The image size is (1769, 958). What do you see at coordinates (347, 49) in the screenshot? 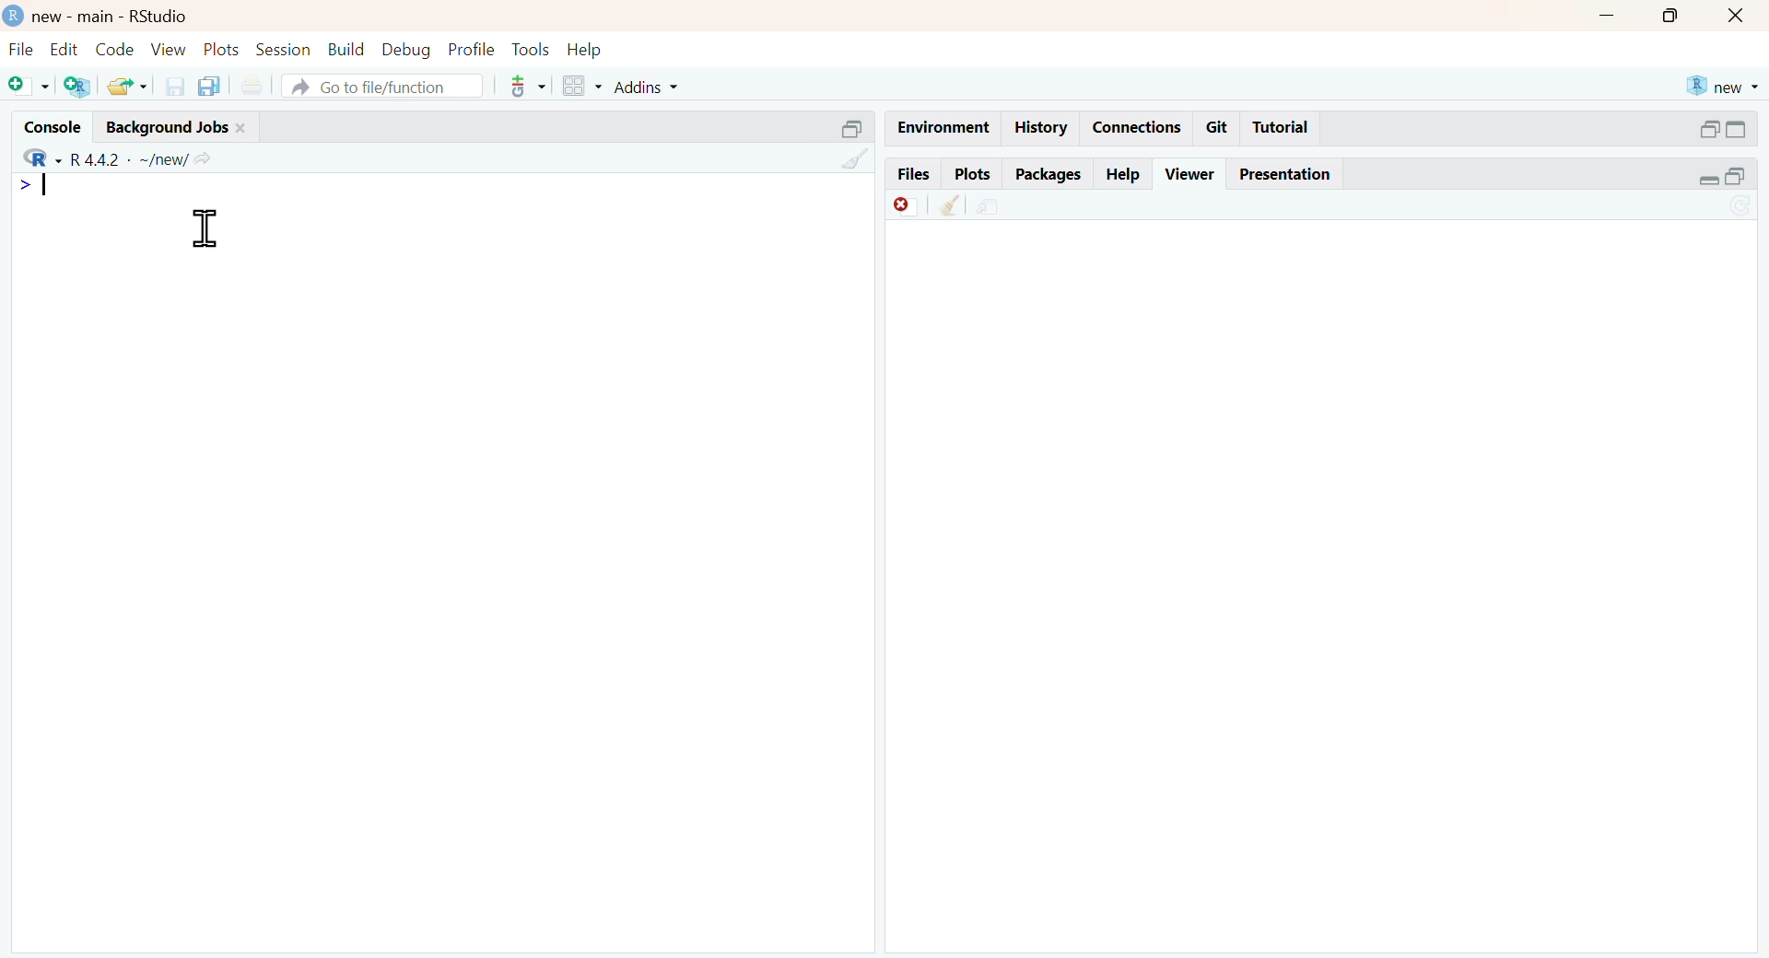
I see `build` at bounding box center [347, 49].